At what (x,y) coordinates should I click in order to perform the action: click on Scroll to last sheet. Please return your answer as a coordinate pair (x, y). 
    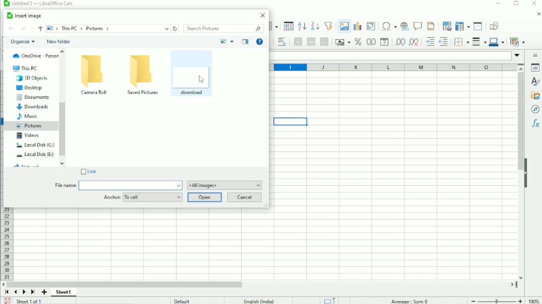
    Looking at the image, I should click on (33, 292).